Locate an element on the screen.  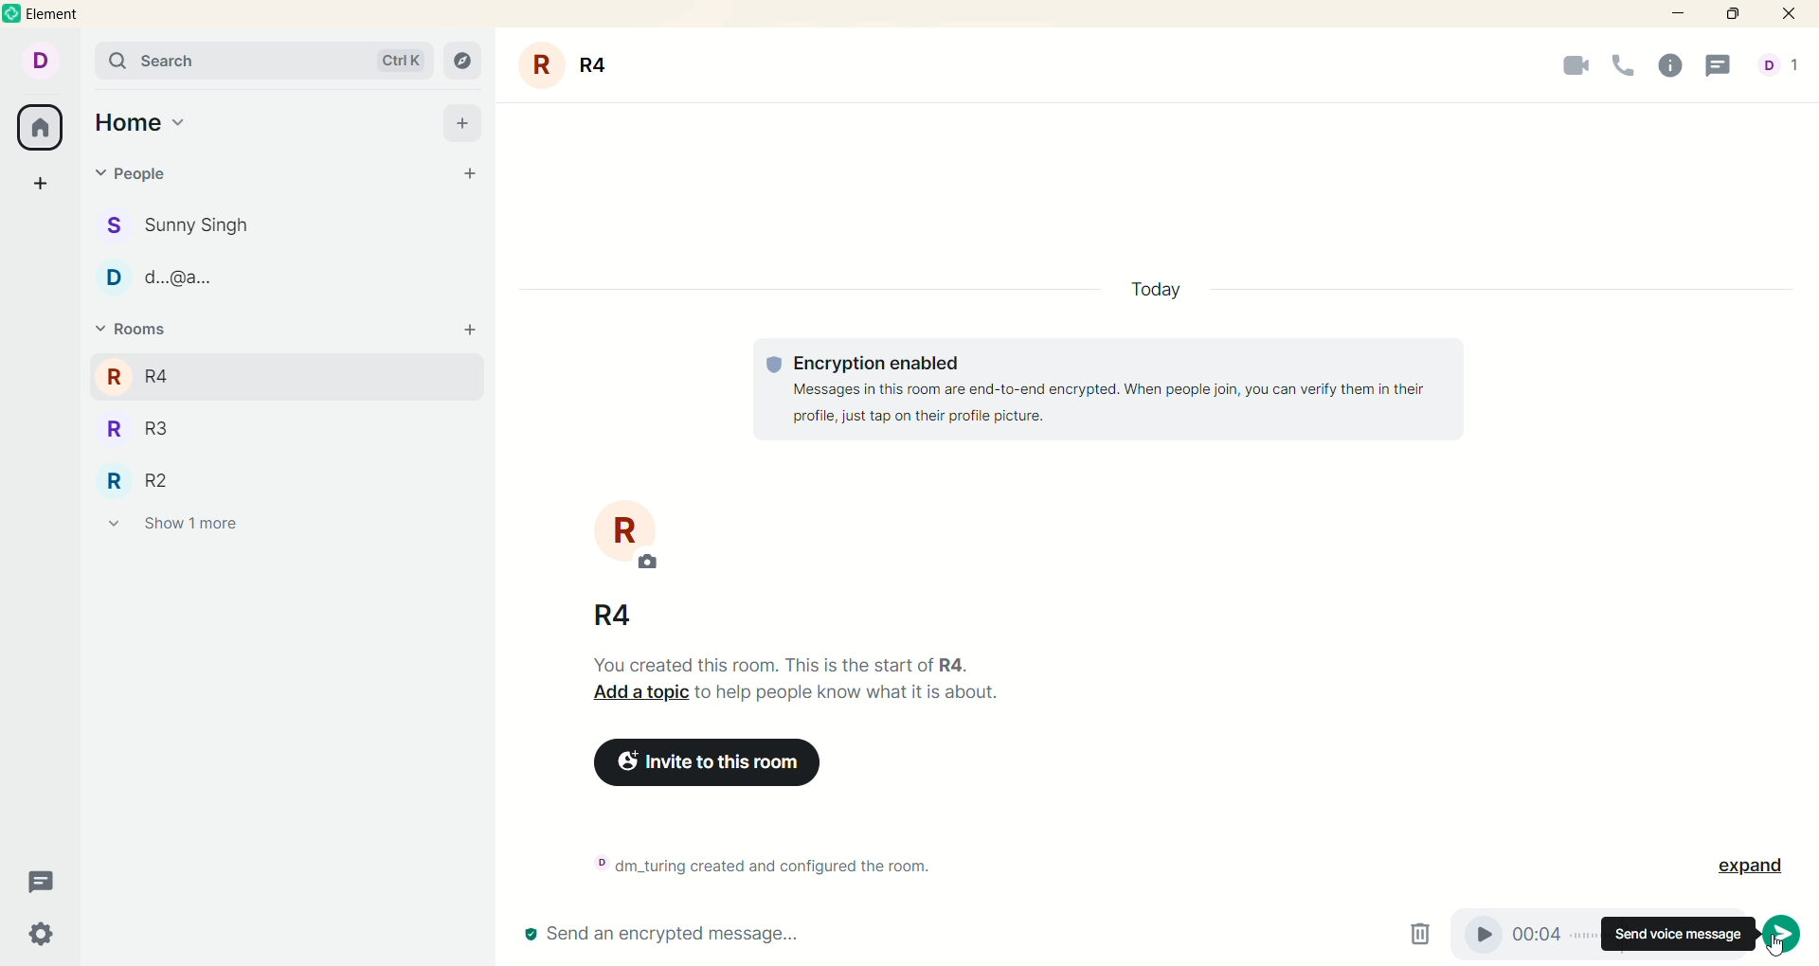
text is located at coordinates (1110, 390).